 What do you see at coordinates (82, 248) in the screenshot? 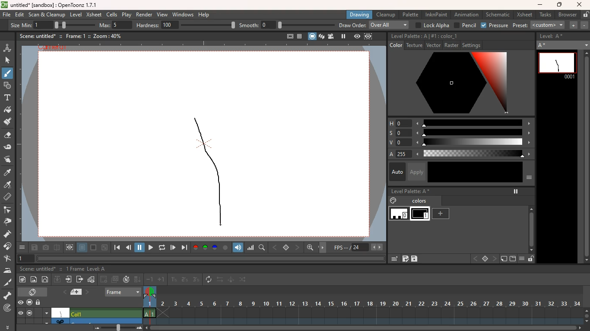
I see `layer` at bounding box center [82, 248].